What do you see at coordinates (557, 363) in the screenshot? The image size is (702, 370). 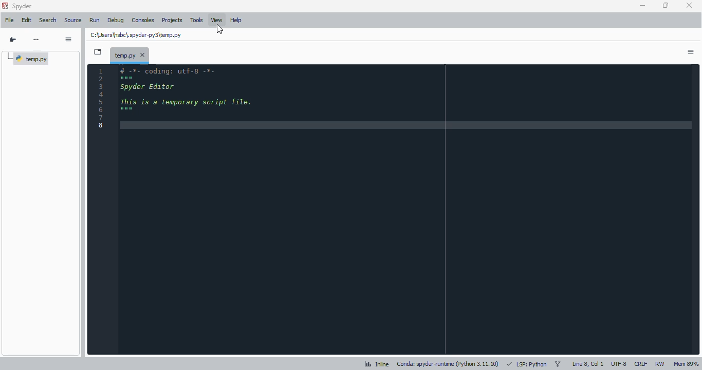 I see `git branch` at bounding box center [557, 363].